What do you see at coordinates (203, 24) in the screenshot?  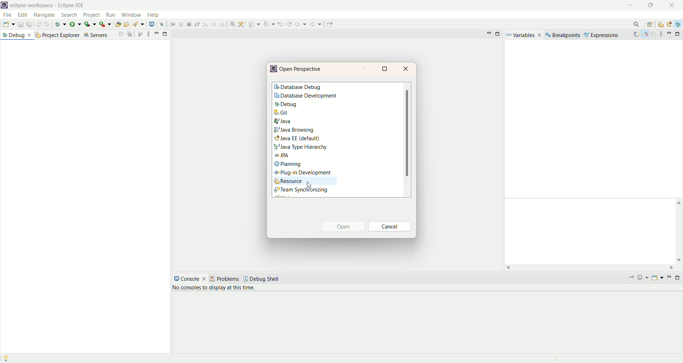 I see `open a terminal` at bounding box center [203, 24].